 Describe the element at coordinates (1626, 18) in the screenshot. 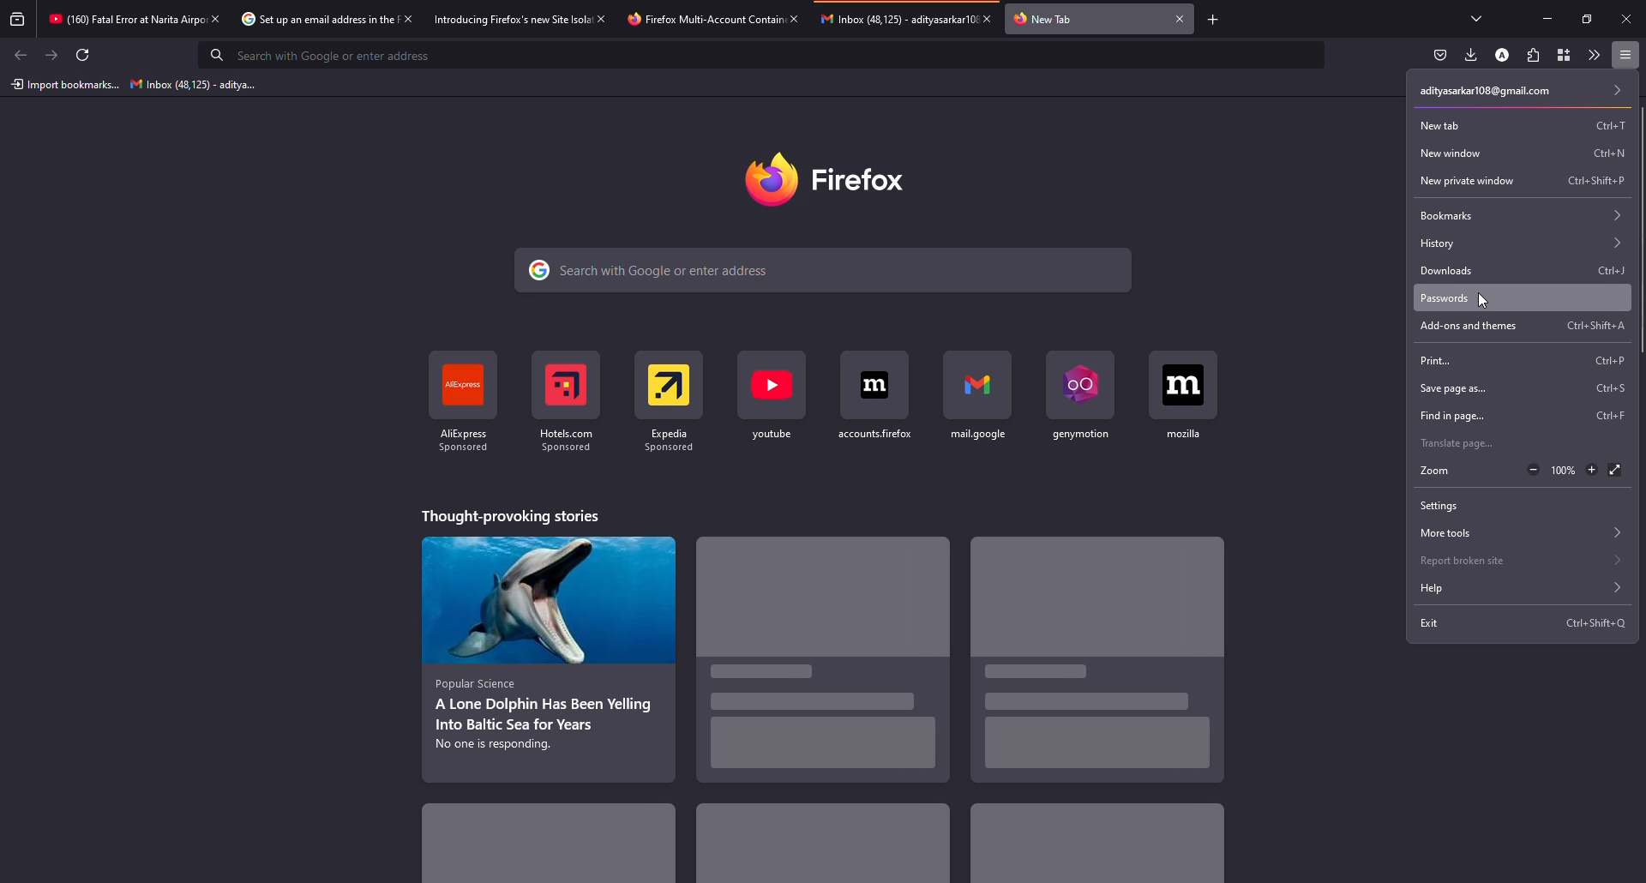

I see `close` at that location.